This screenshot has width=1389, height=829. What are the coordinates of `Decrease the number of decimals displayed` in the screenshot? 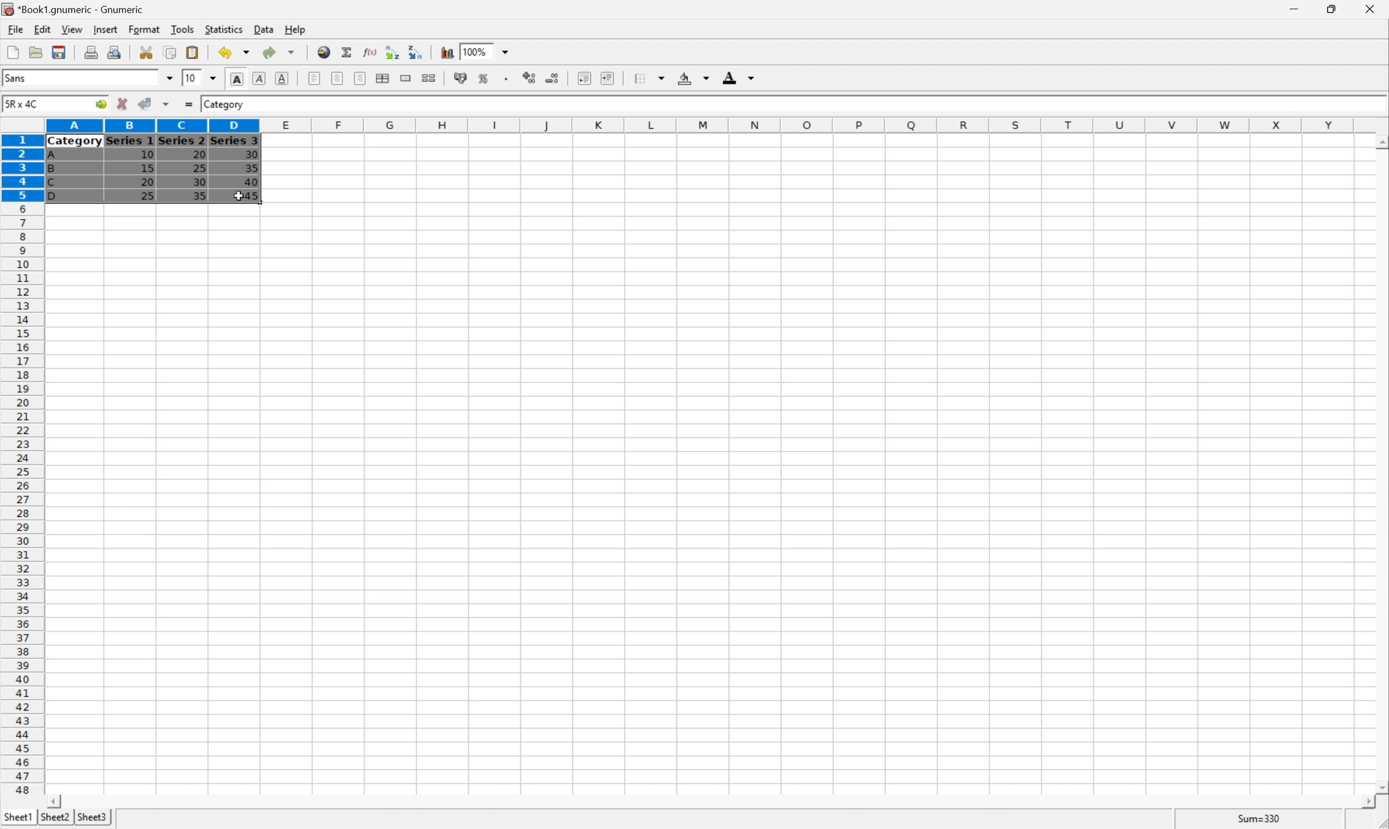 It's located at (551, 77).